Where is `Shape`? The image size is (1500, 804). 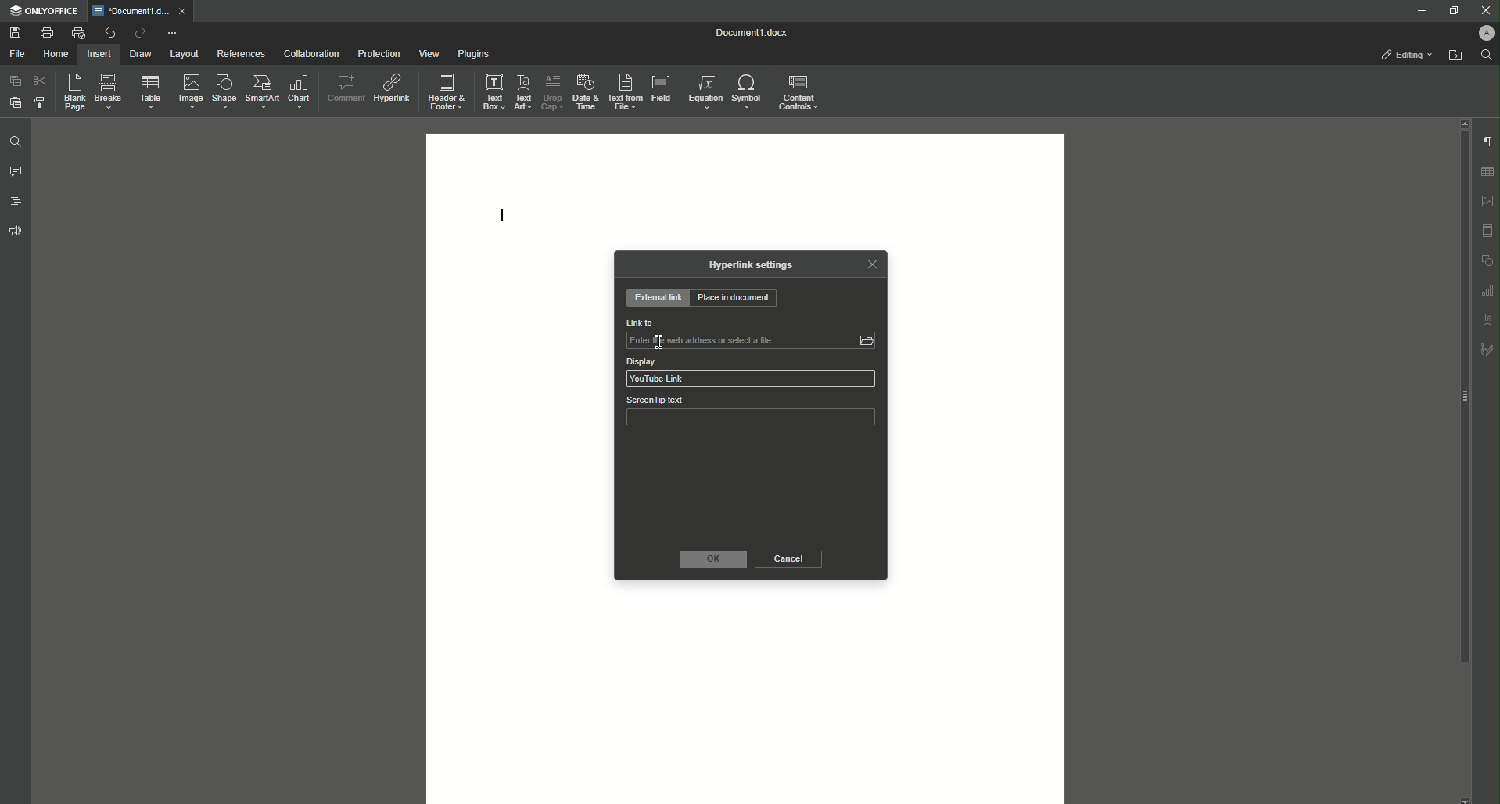 Shape is located at coordinates (224, 91).